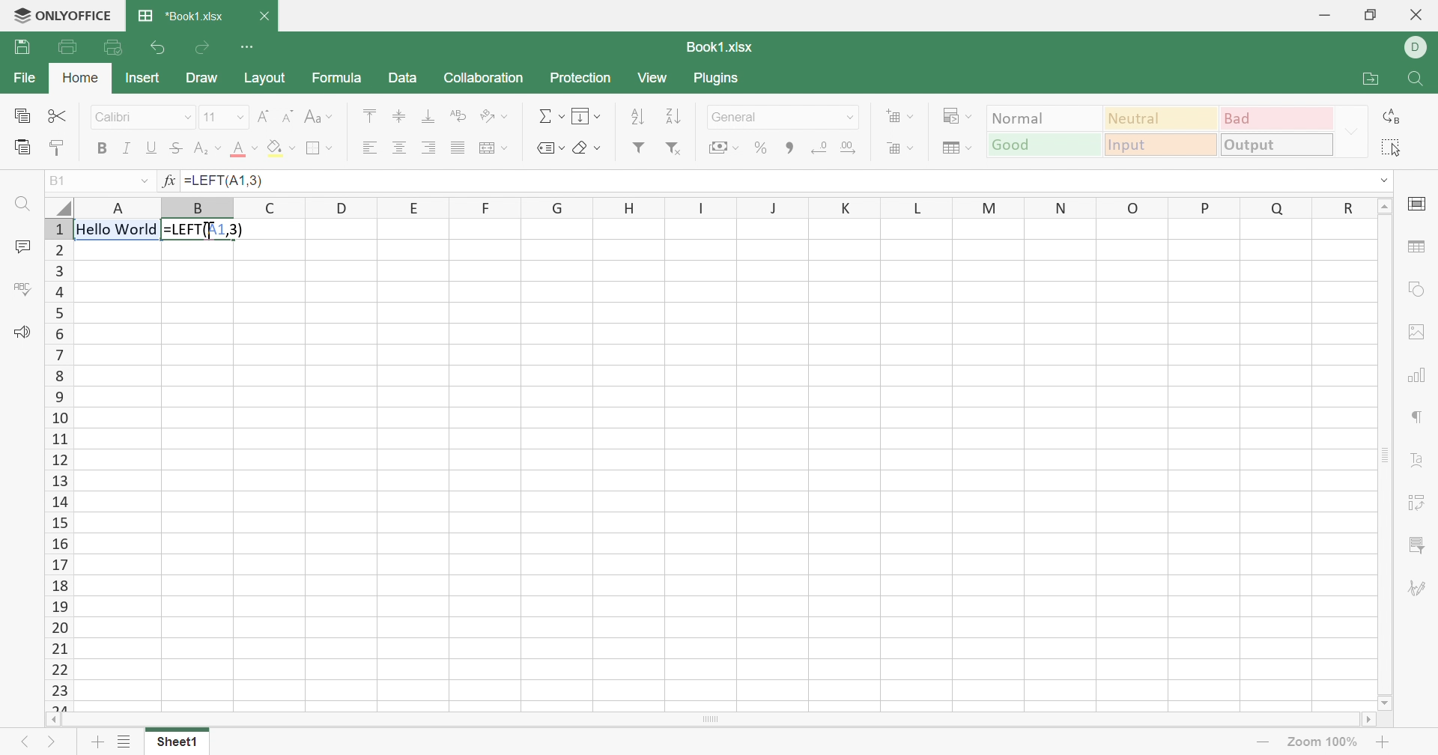 This screenshot has height=755, width=1438. What do you see at coordinates (818, 151) in the screenshot?
I see `Decrease decimal` at bounding box center [818, 151].